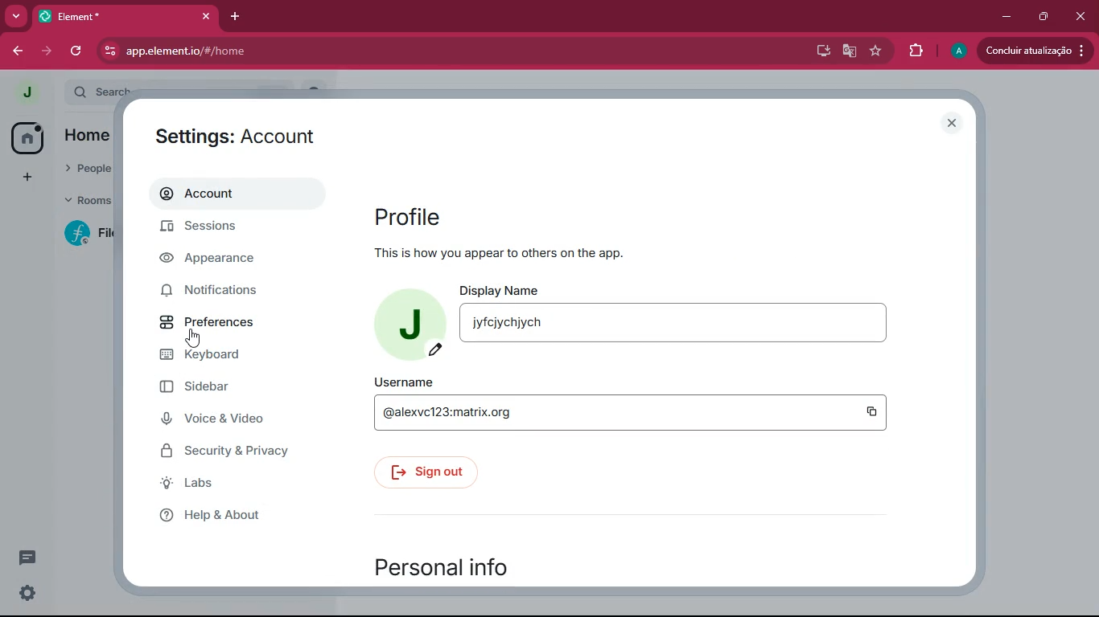  What do you see at coordinates (1006, 18) in the screenshot?
I see `minimize` at bounding box center [1006, 18].